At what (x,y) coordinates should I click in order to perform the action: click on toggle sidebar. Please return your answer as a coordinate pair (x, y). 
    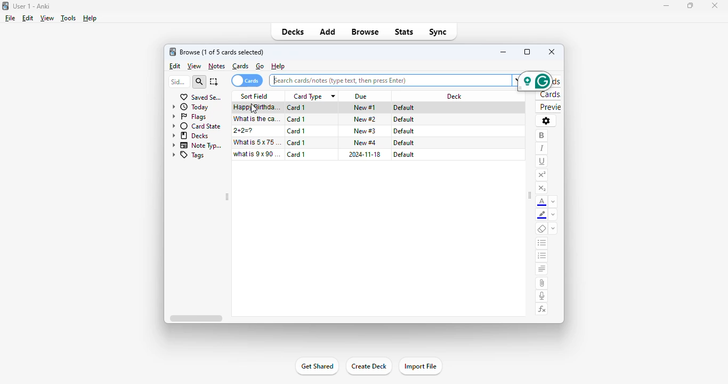
    Looking at the image, I should click on (227, 197).